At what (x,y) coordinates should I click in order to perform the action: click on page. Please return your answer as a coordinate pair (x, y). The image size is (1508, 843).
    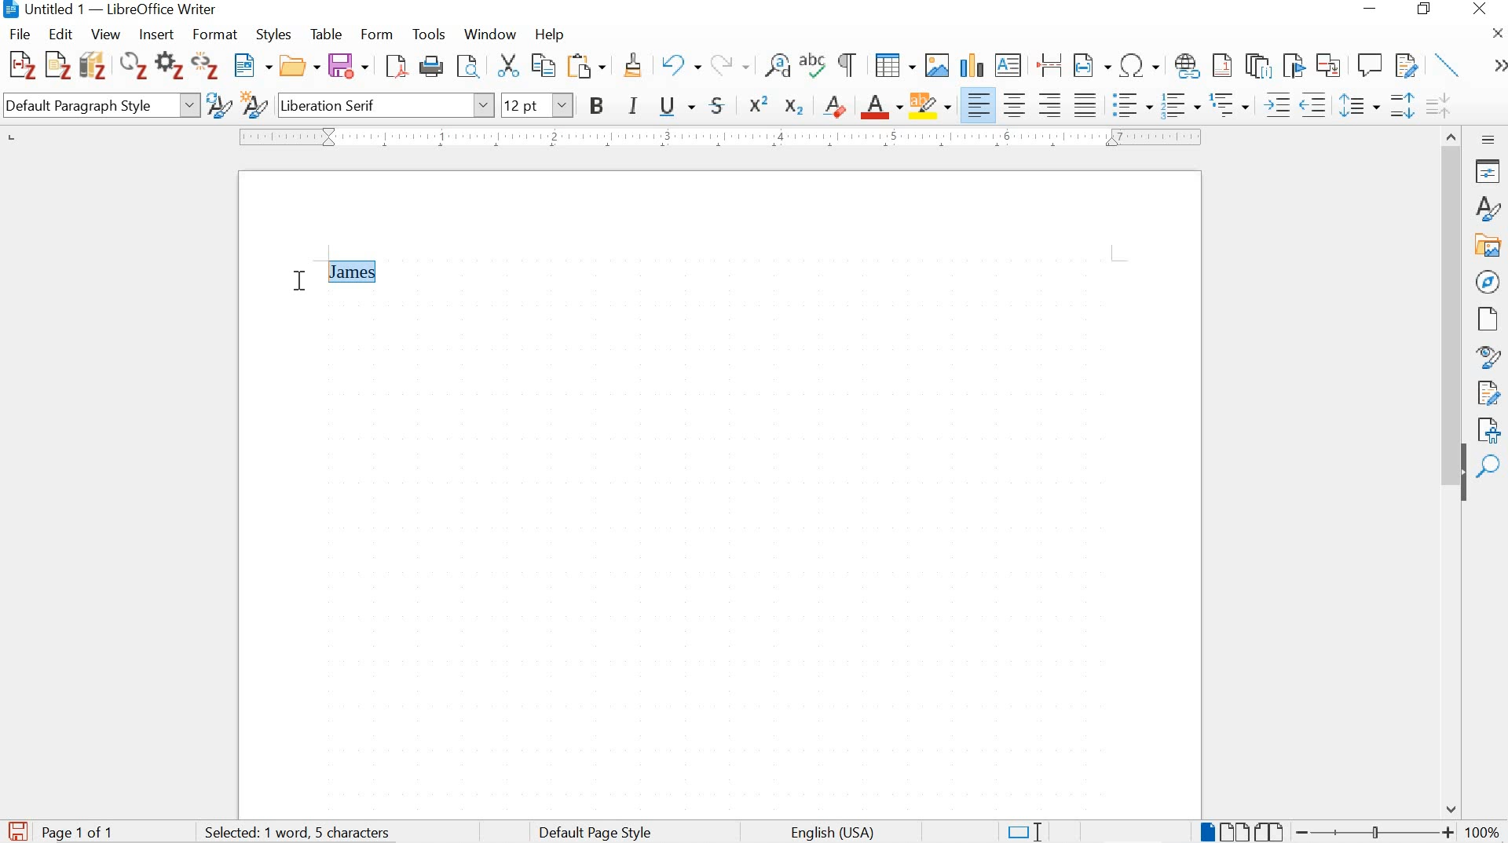
    Looking at the image, I should click on (1485, 319).